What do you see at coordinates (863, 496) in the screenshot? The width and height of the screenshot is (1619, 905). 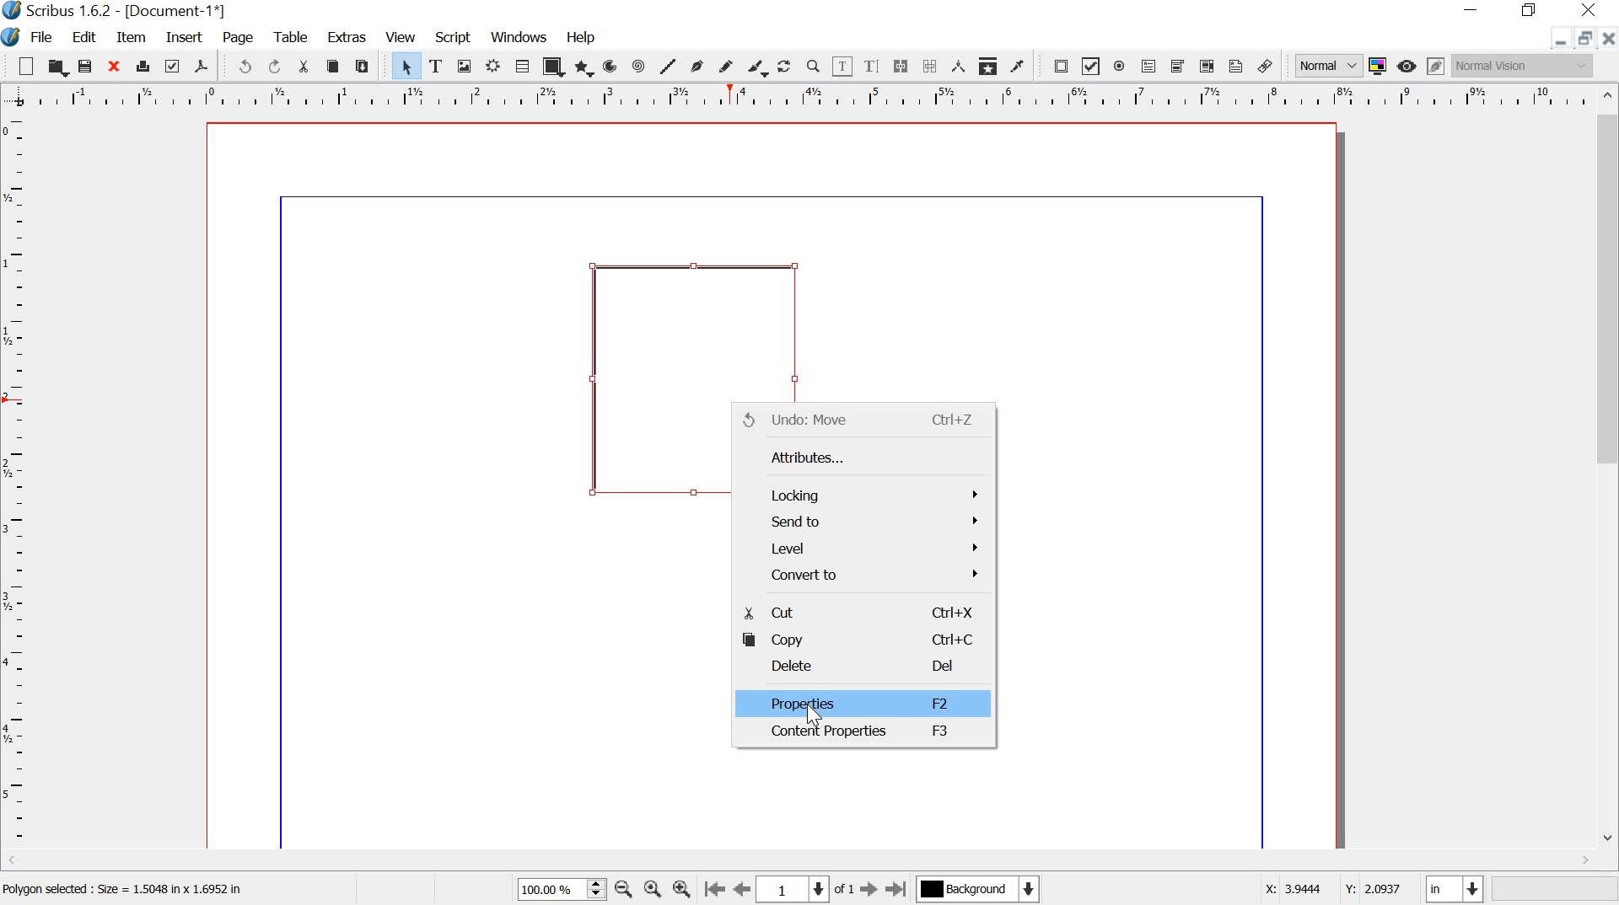 I see `locking` at bounding box center [863, 496].